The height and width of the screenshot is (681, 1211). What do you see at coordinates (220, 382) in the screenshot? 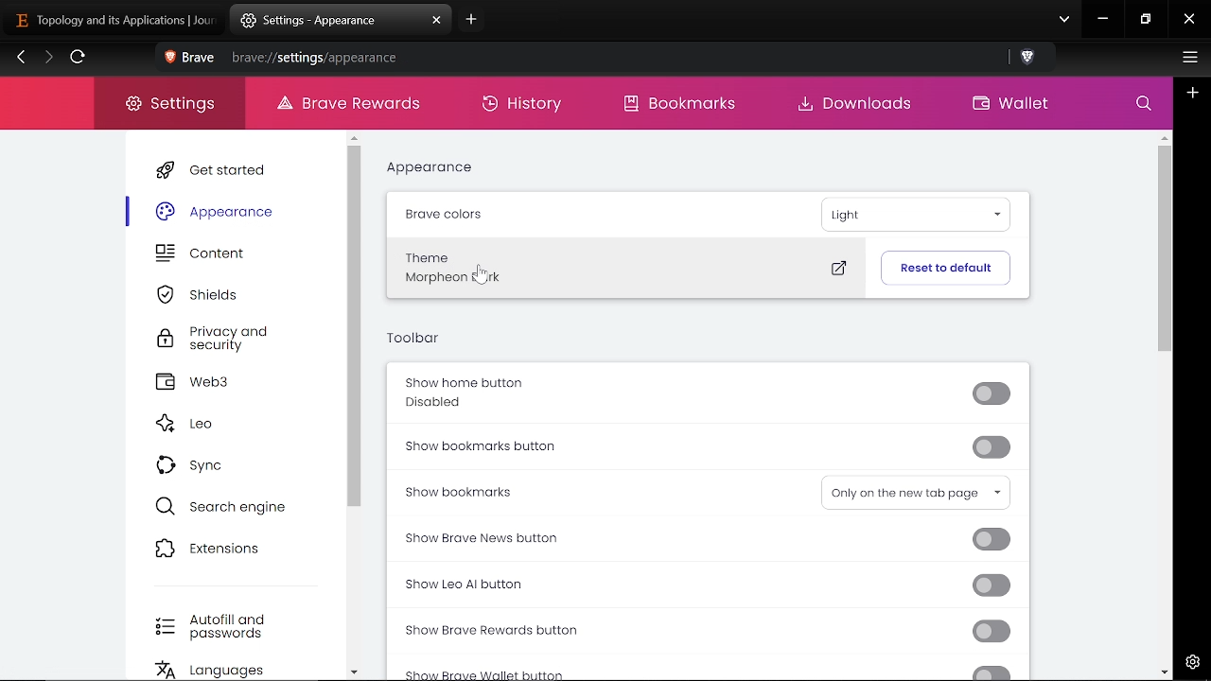
I see `Web3` at bounding box center [220, 382].